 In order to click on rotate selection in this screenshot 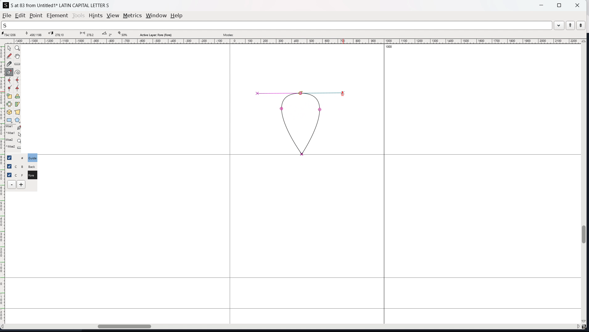, I will do `click(18, 96)`.